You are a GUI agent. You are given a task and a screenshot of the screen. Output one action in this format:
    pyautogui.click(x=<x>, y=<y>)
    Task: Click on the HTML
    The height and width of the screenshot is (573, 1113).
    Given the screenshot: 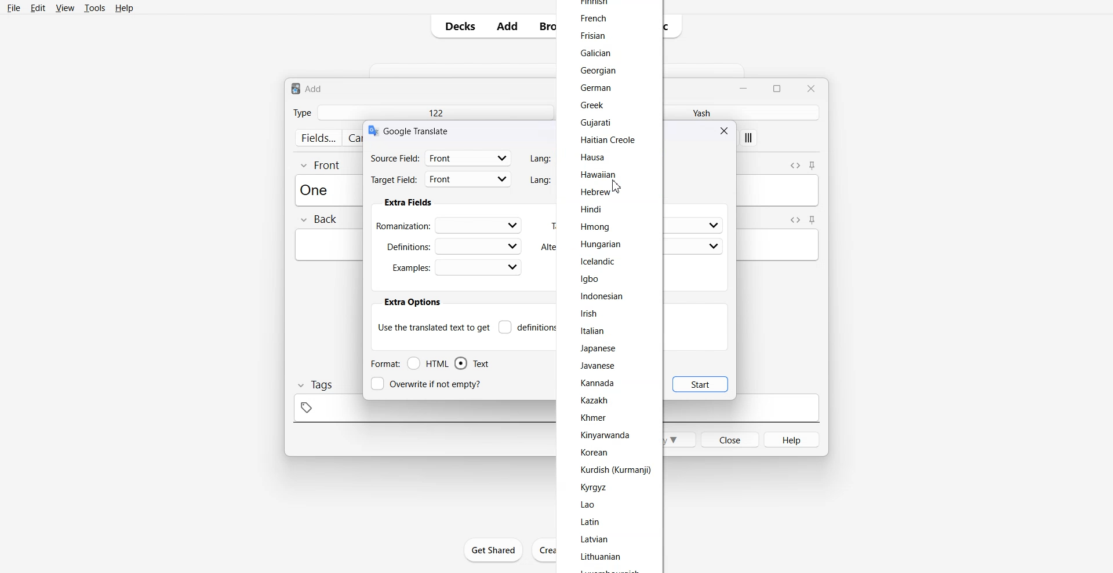 What is the action you would take?
    pyautogui.click(x=428, y=363)
    